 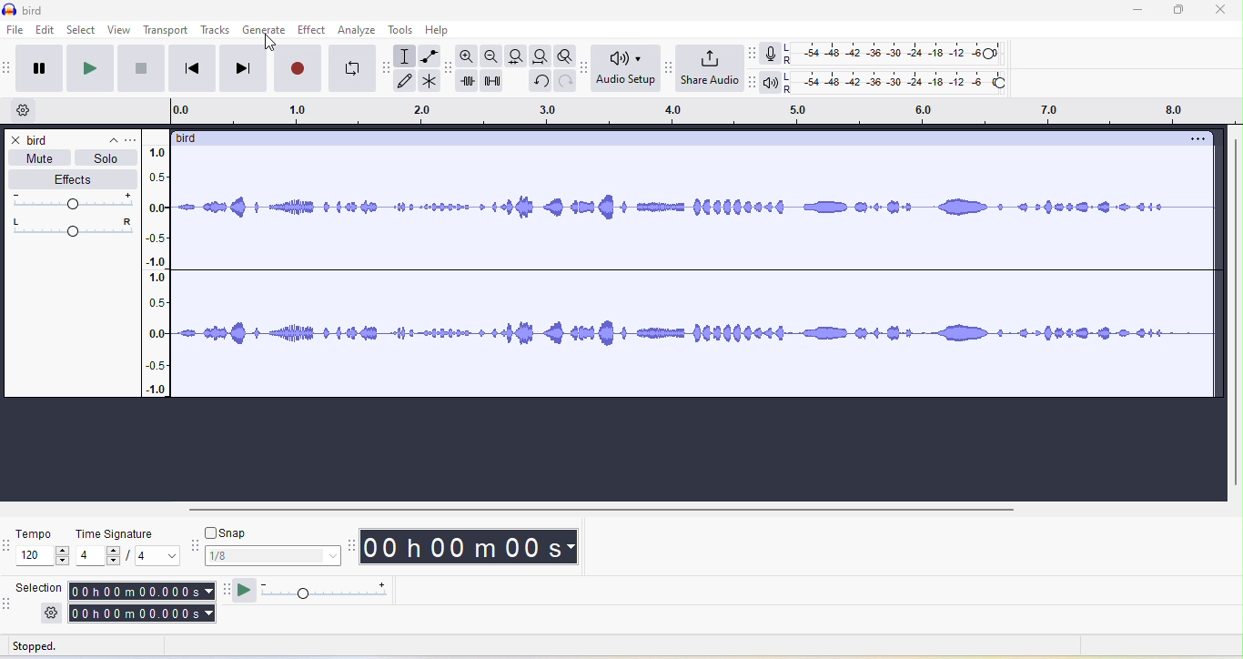 I want to click on timeline option, so click(x=23, y=112).